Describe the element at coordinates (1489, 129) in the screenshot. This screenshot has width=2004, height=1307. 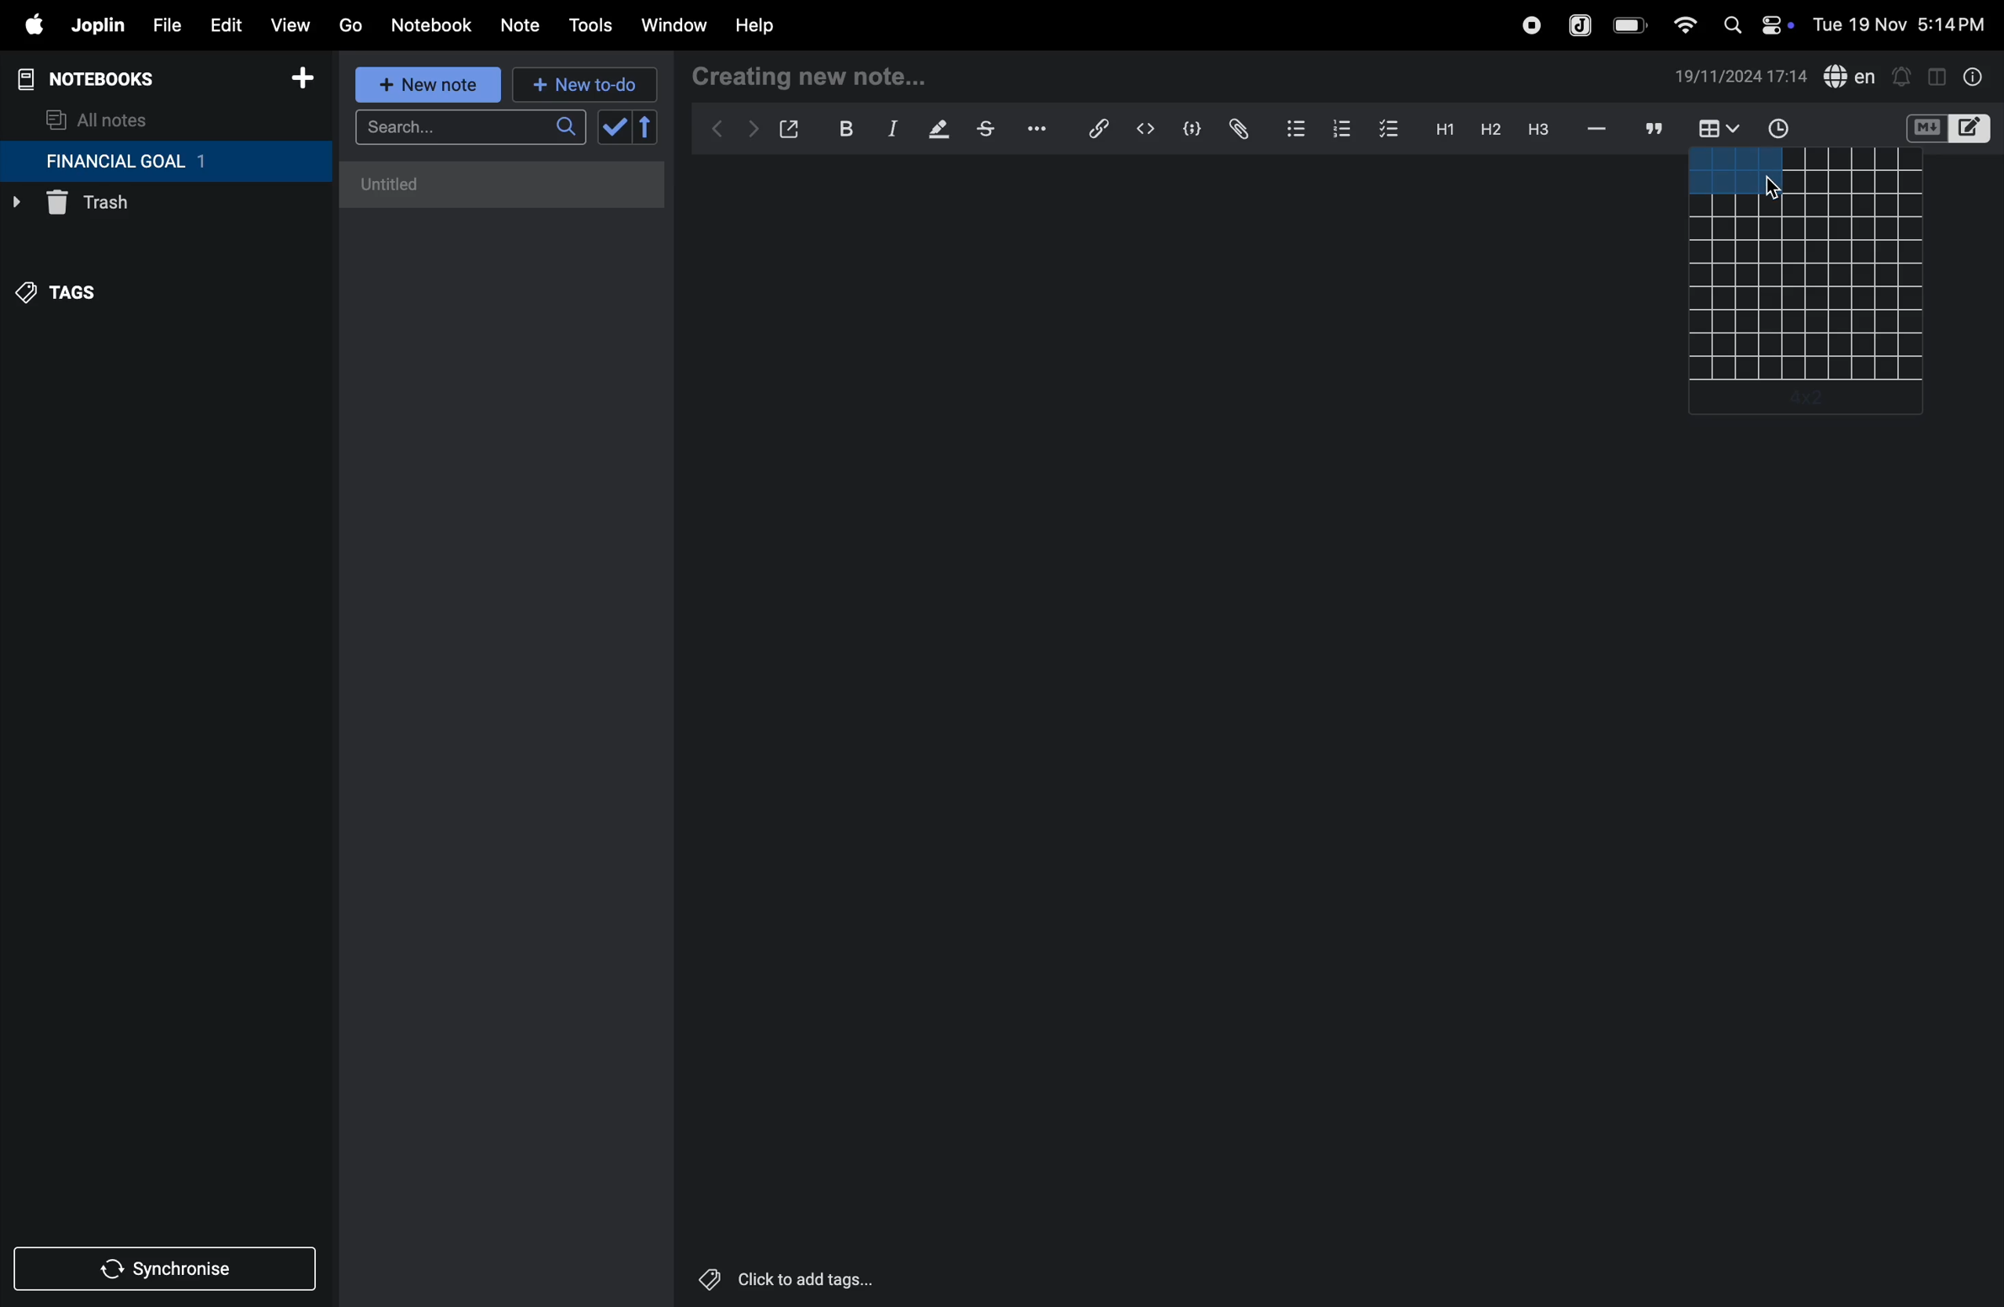
I see `h2` at that location.